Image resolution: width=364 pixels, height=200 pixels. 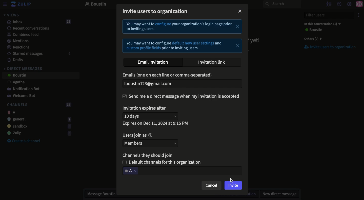 What do you see at coordinates (156, 11) in the screenshot?
I see `Invite users to organization` at bounding box center [156, 11].